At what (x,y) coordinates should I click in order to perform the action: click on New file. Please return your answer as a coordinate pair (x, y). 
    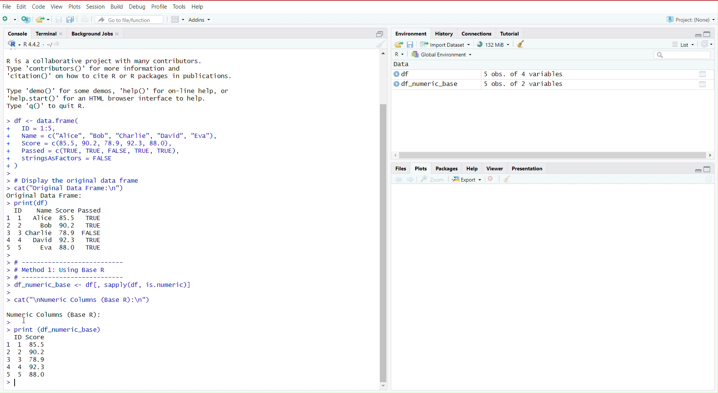
    Looking at the image, I should click on (9, 19).